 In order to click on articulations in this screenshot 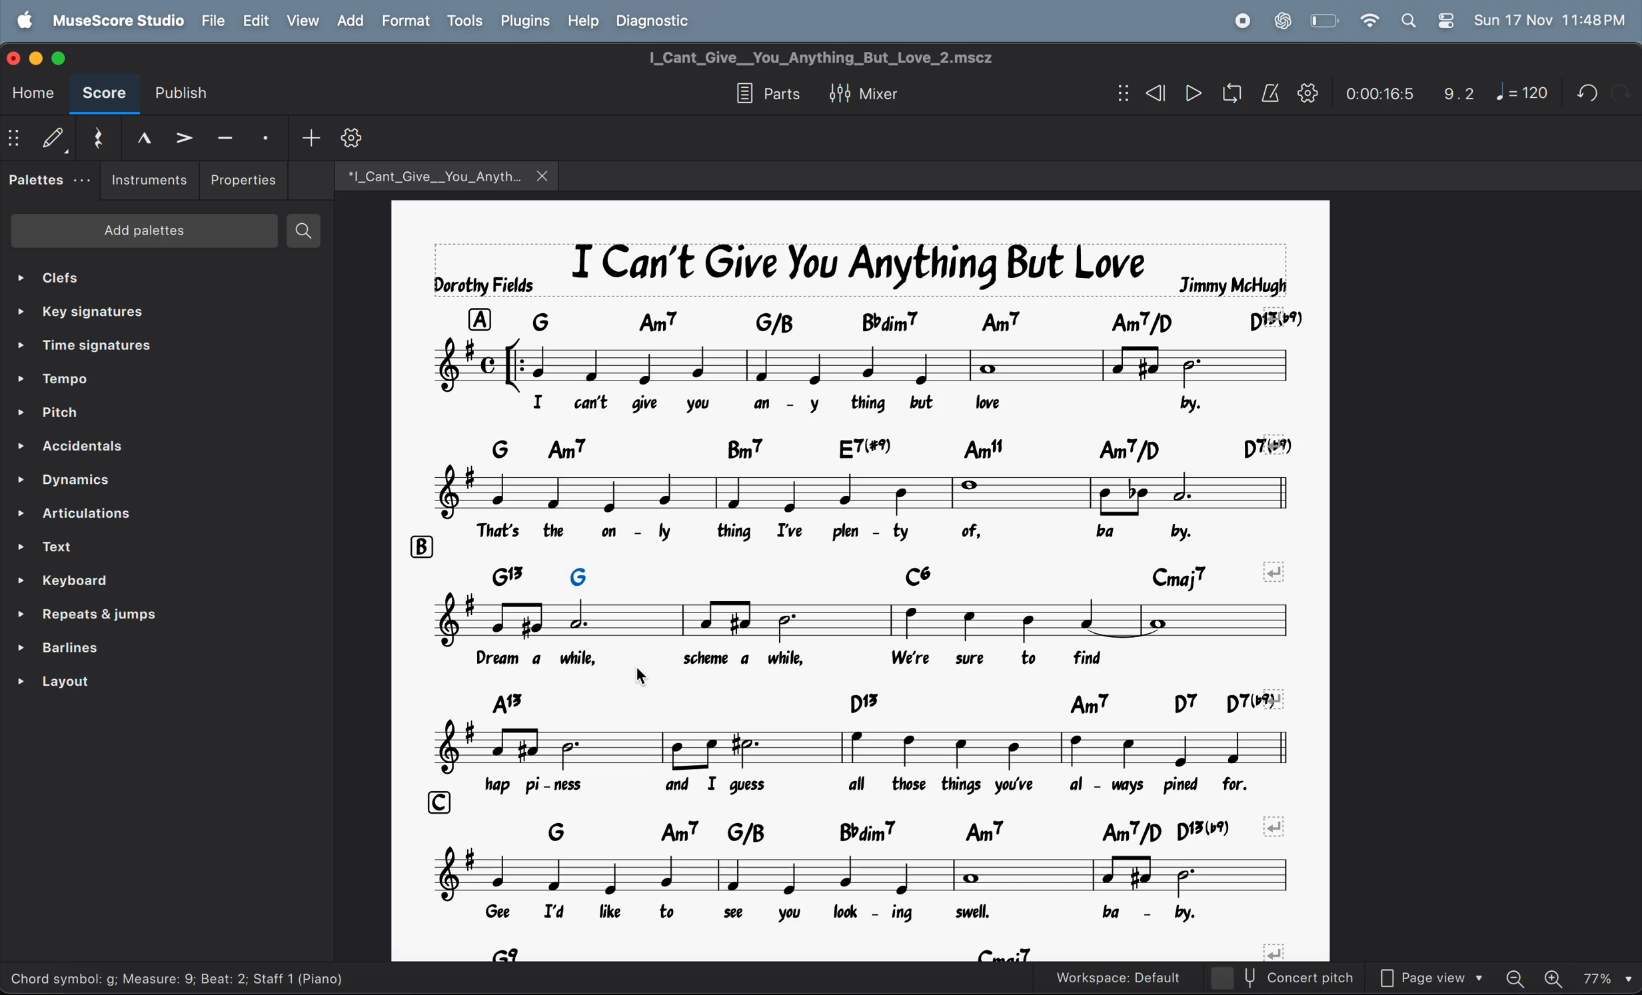, I will do `click(146, 516)`.